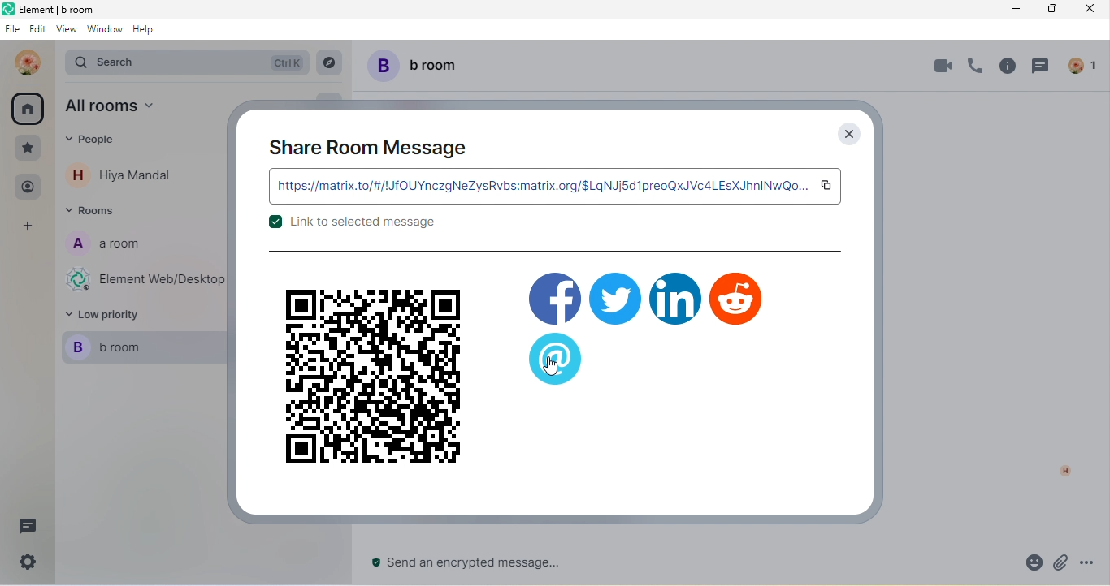 The width and height of the screenshot is (1110, 586). Describe the element at coordinates (28, 108) in the screenshot. I see `all room` at that location.